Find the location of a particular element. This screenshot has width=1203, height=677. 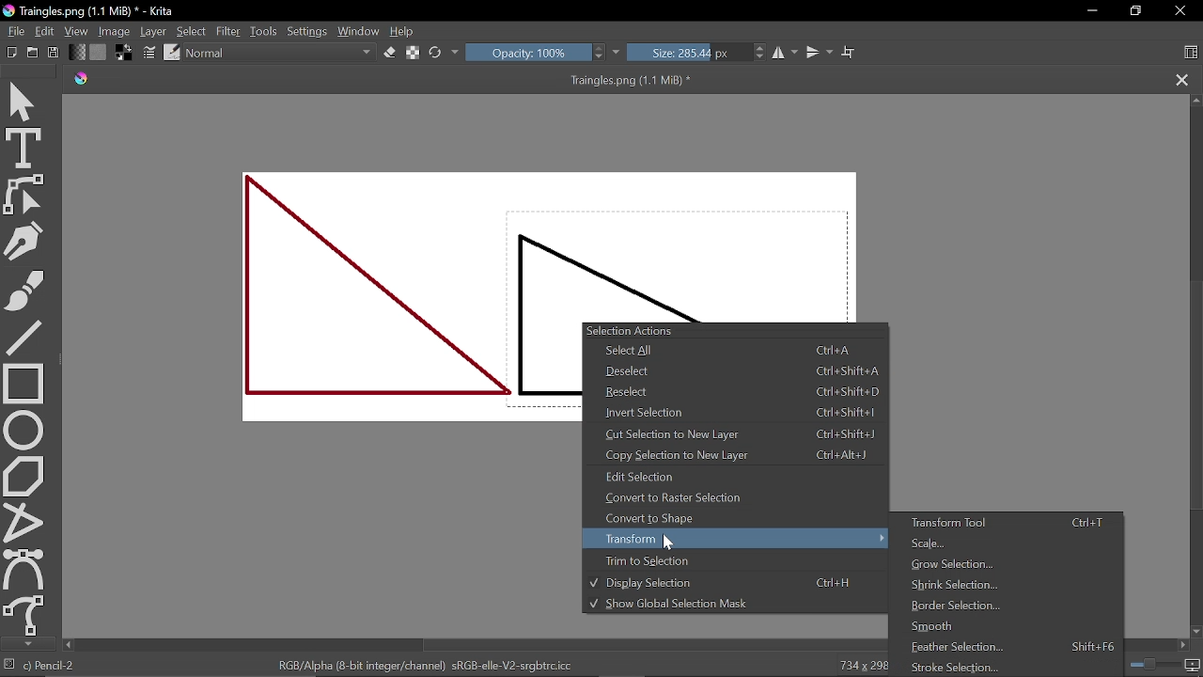

Filter is located at coordinates (228, 31).